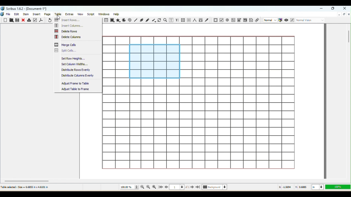  Describe the element at coordinates (106, 20) in the screenshot. I see `Table` at that location.